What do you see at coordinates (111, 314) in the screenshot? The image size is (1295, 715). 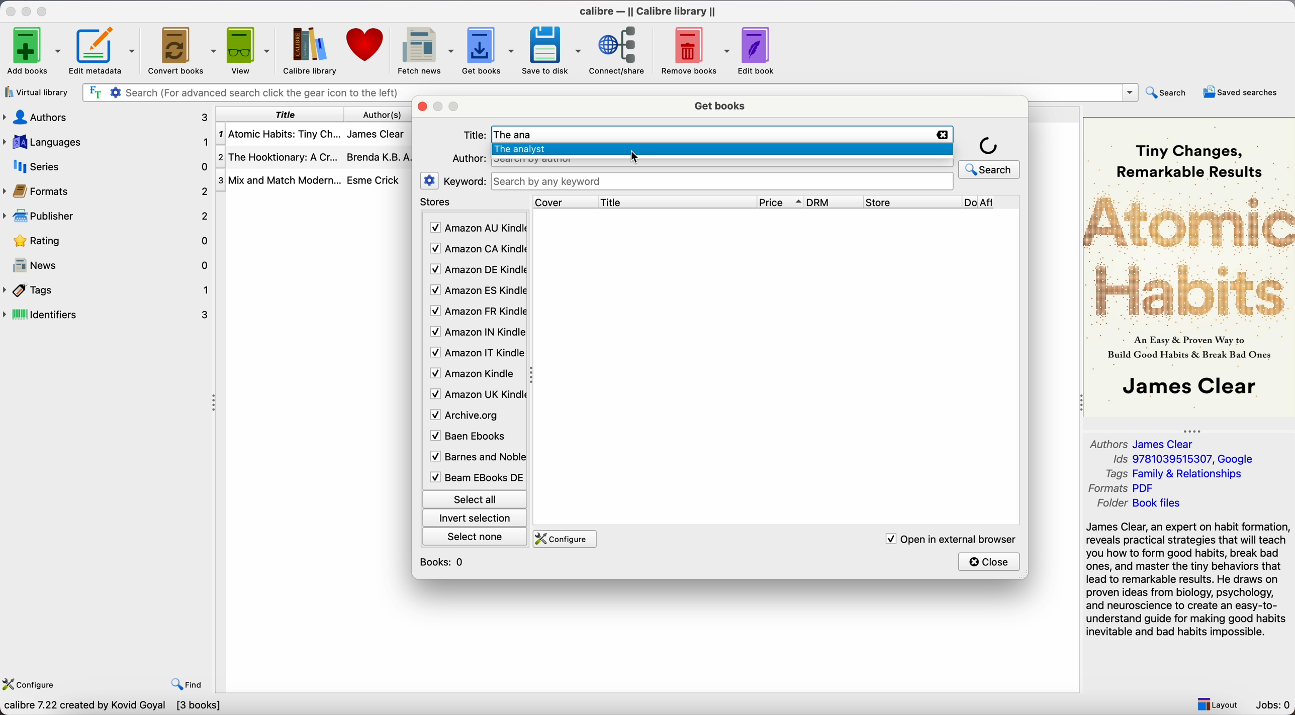 I see `identifiers` at bounding box center [111, 314].